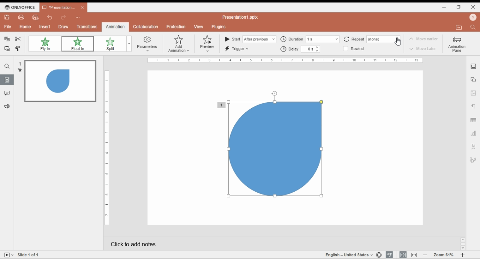  Describe the element at coordinates (238, 49) in the screenshot. I see `trigger` at that location.